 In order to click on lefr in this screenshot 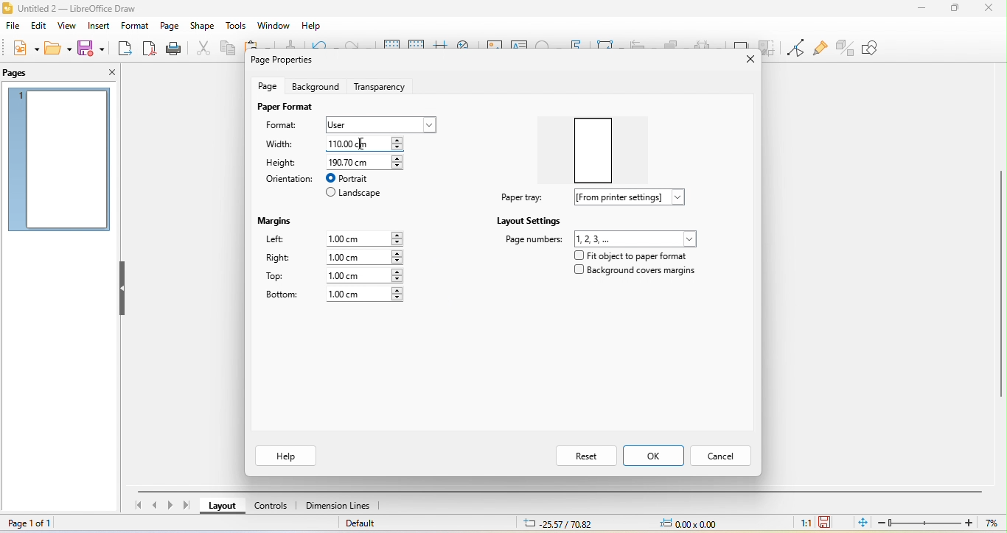, I will do `click(285, 241)`.